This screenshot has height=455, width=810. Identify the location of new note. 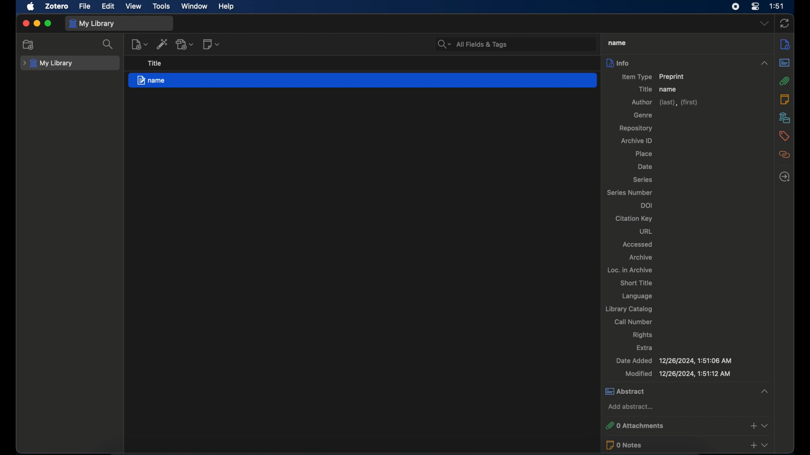
(211, 44).